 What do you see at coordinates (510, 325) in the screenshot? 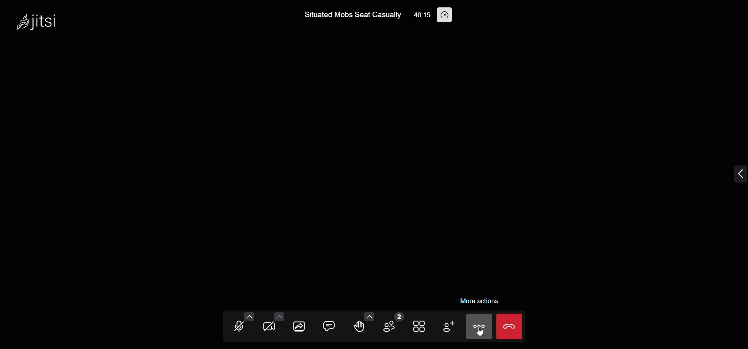
I see `leave meeting` at bounding box center [510, 325].